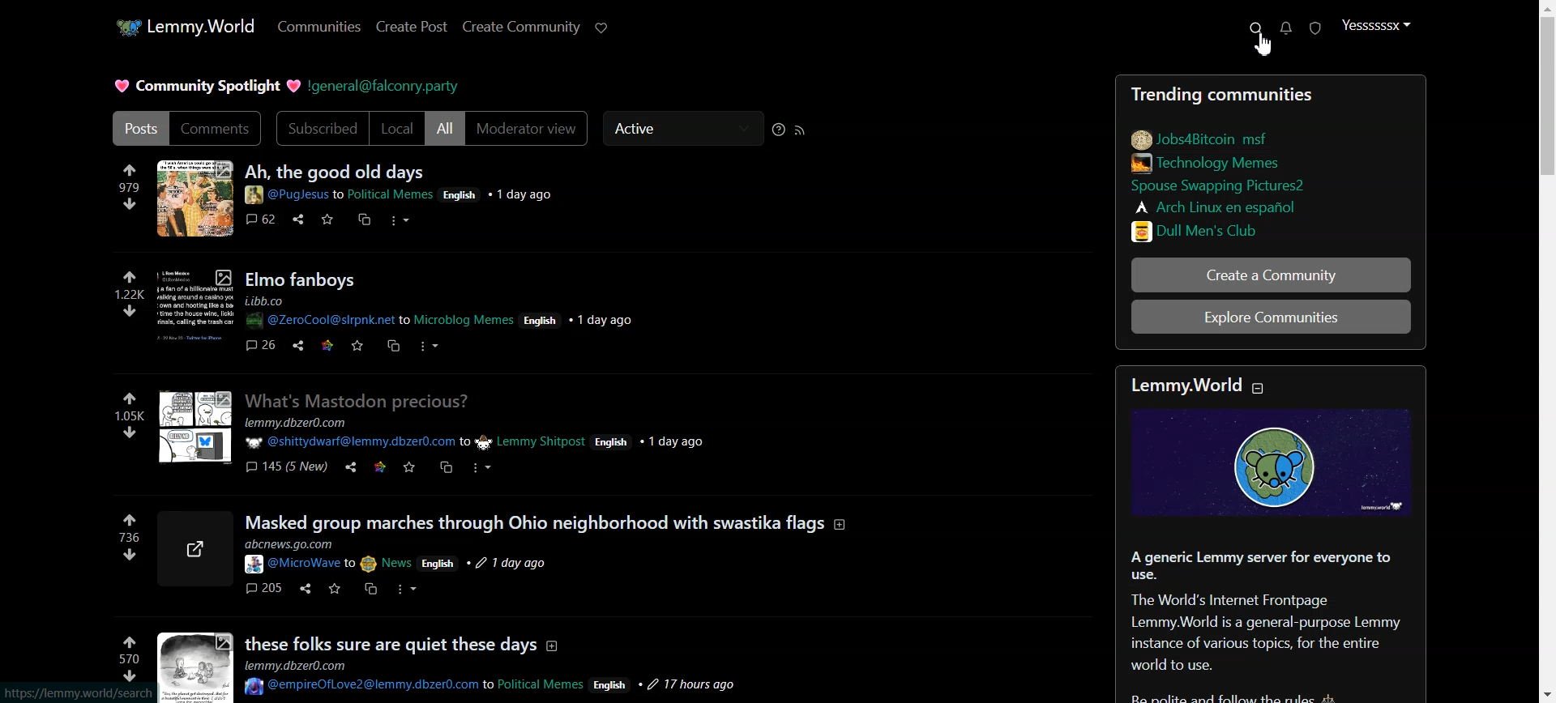  Describe the element at coordinates (218, 129) in the screenshot. I see `Comments` at that location.